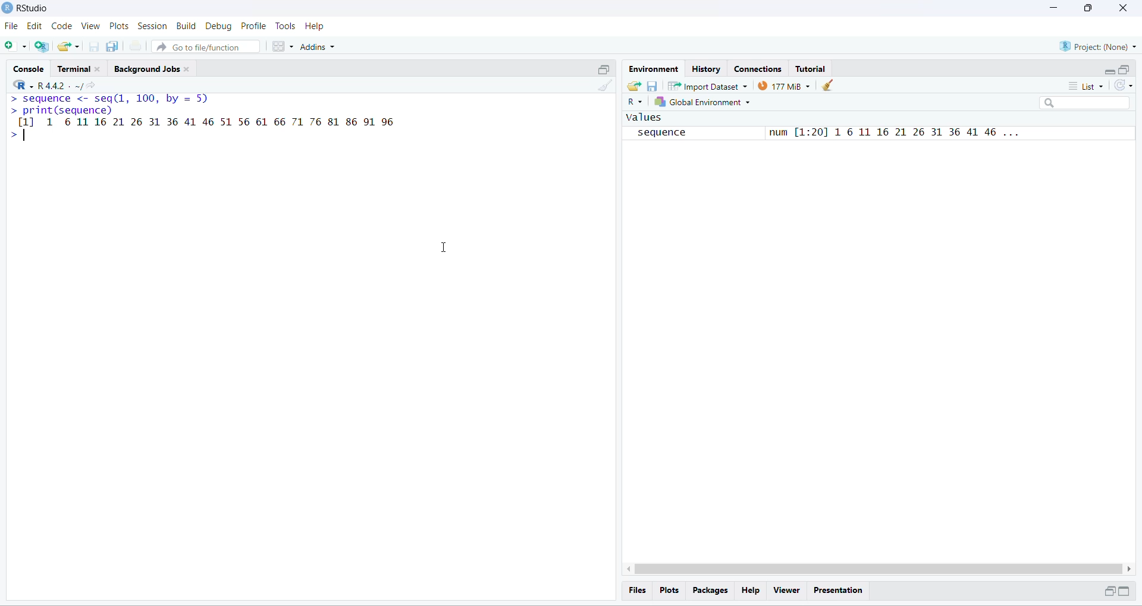 The width and height of the screenshot is (1142, 606). Describe the element at coordinates (319, 47) in the screenshot. I see `addins` at that location.